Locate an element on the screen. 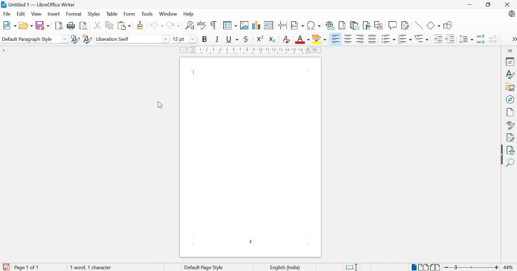 This screenshot has height=271, width=517. Align center is located at coordinates (348, 39).